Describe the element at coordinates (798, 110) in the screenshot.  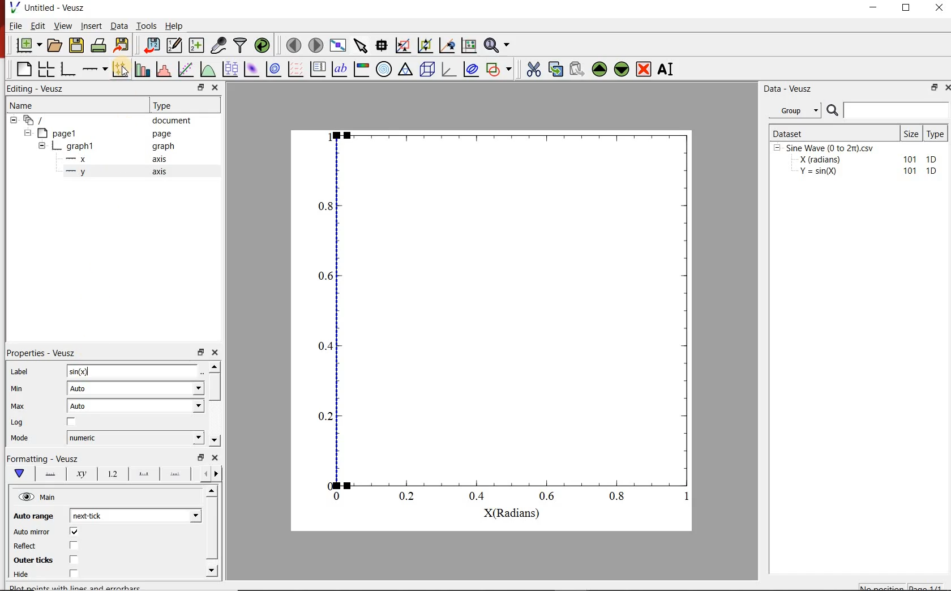
I see `Group` at that location.